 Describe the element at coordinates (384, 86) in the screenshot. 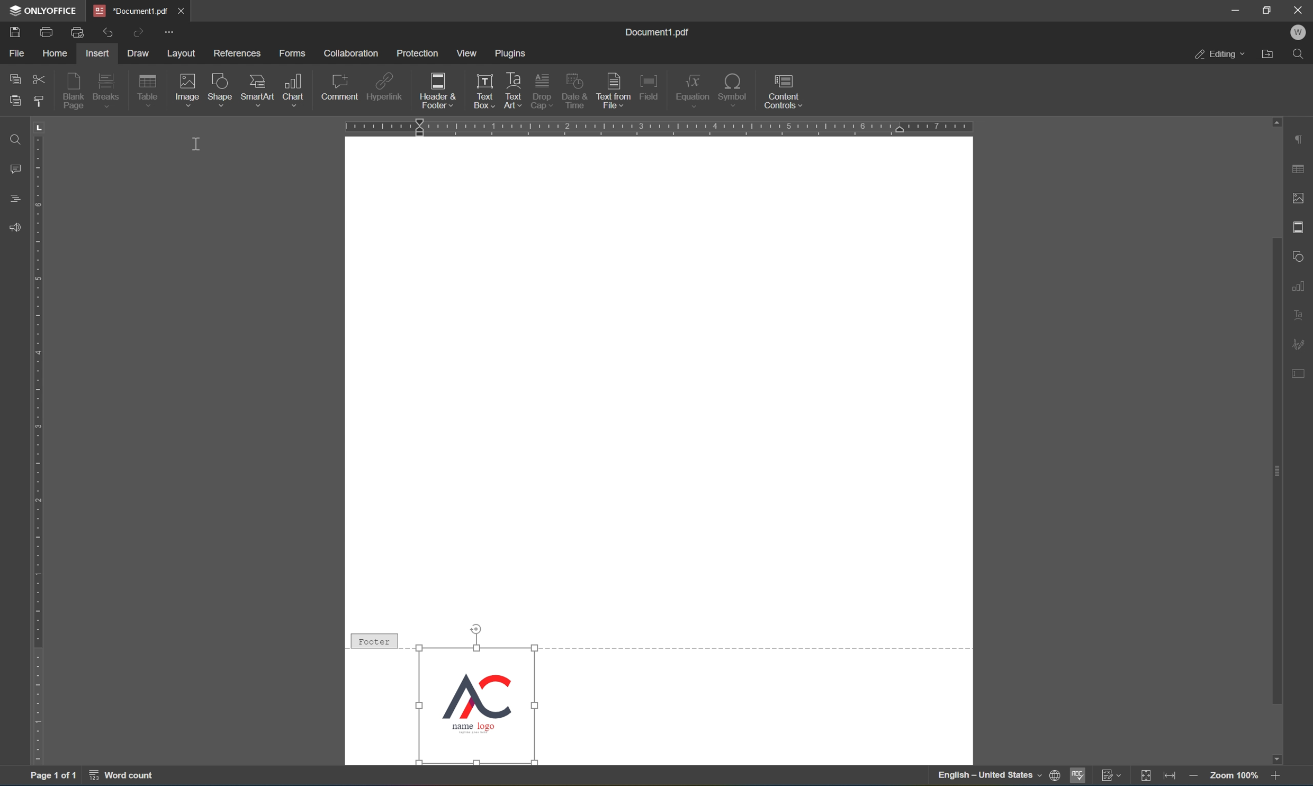

I see `hyperlink` at that location.